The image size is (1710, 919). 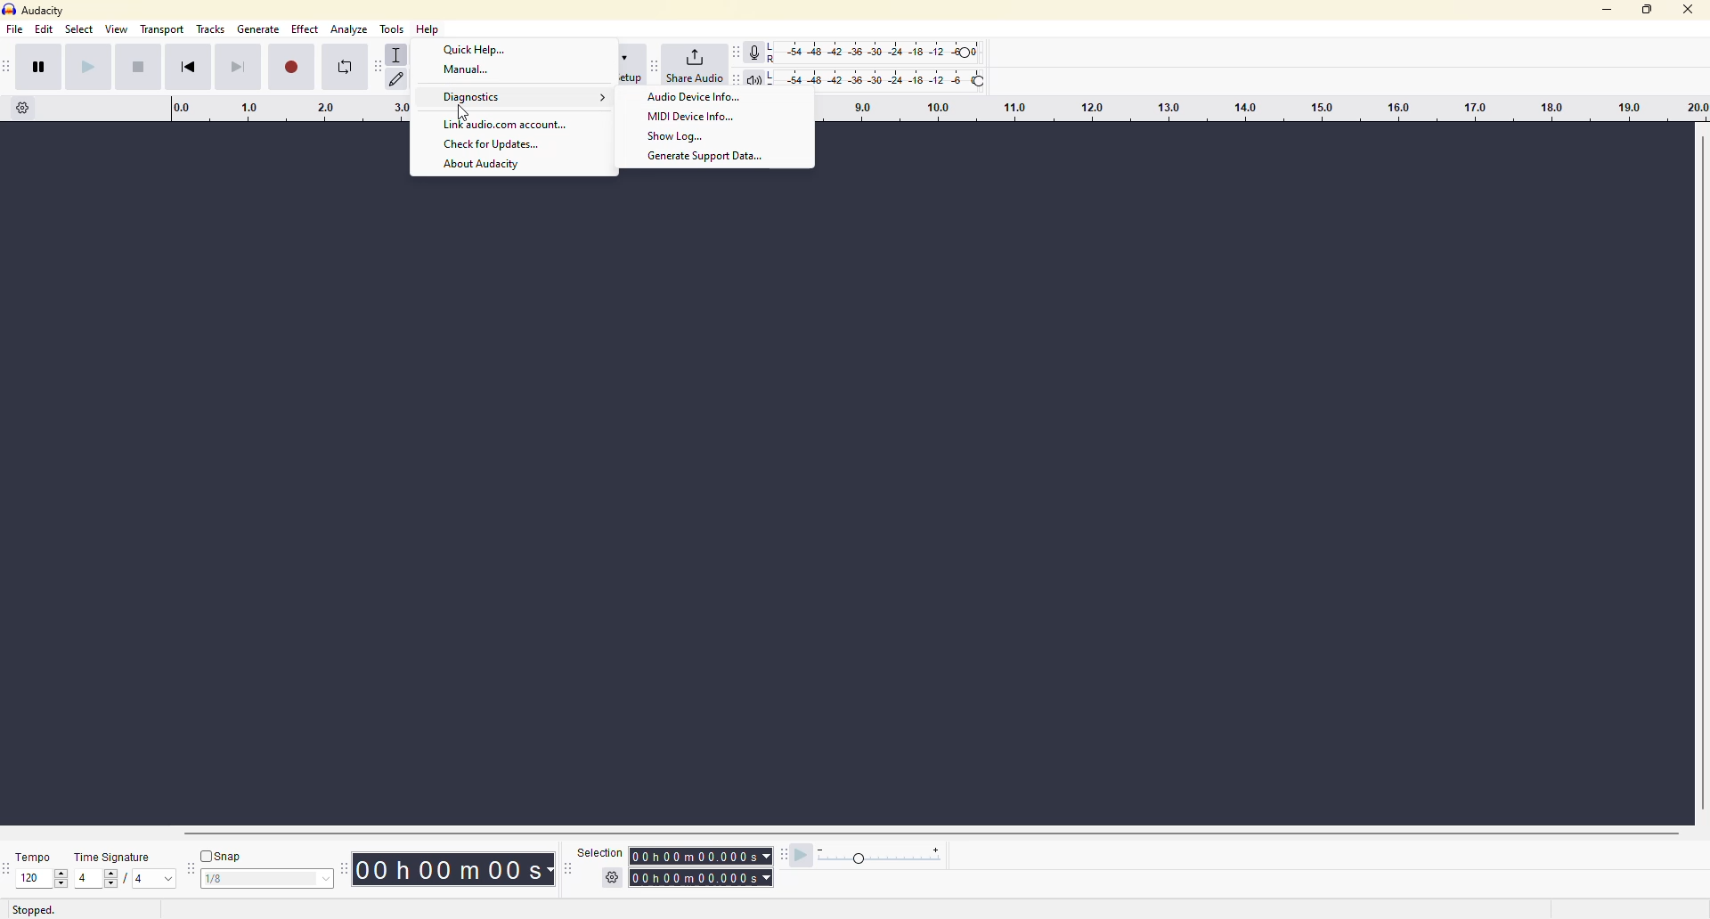 I want to click on click and drag to define a looping region, so click(x=1257, y=109).